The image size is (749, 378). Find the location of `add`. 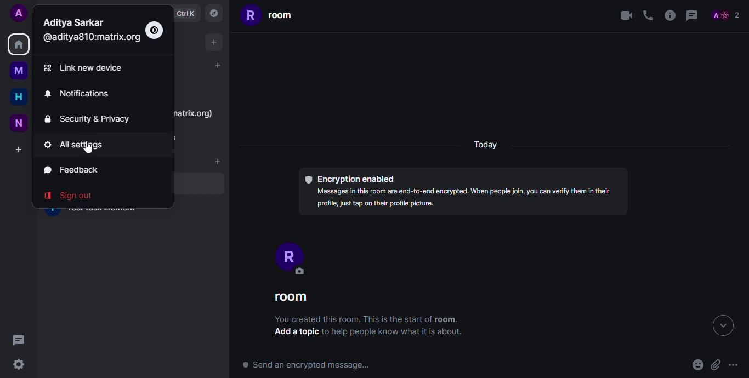

add is located at coordinates (214, 41).